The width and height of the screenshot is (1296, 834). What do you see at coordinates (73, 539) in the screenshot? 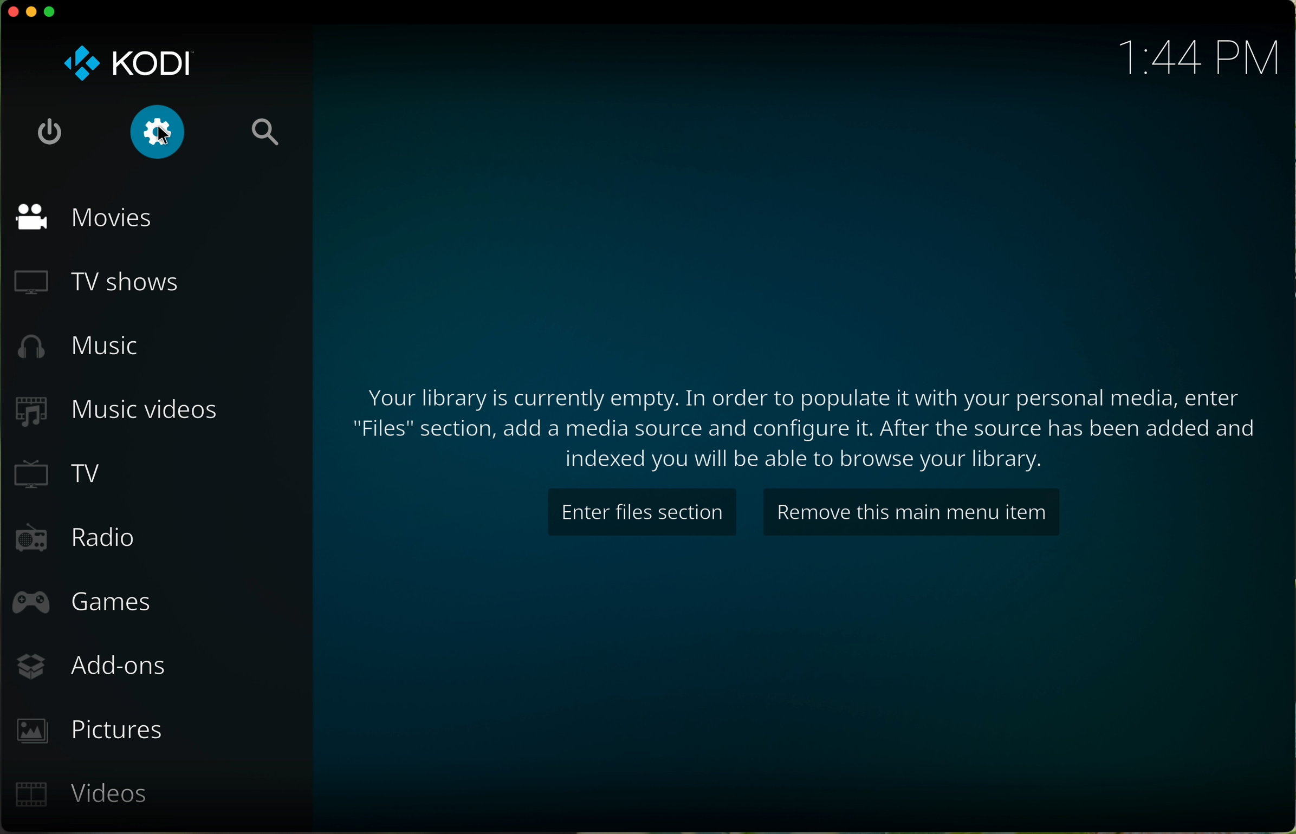
I see `radio` at bounding box center [73, 539].